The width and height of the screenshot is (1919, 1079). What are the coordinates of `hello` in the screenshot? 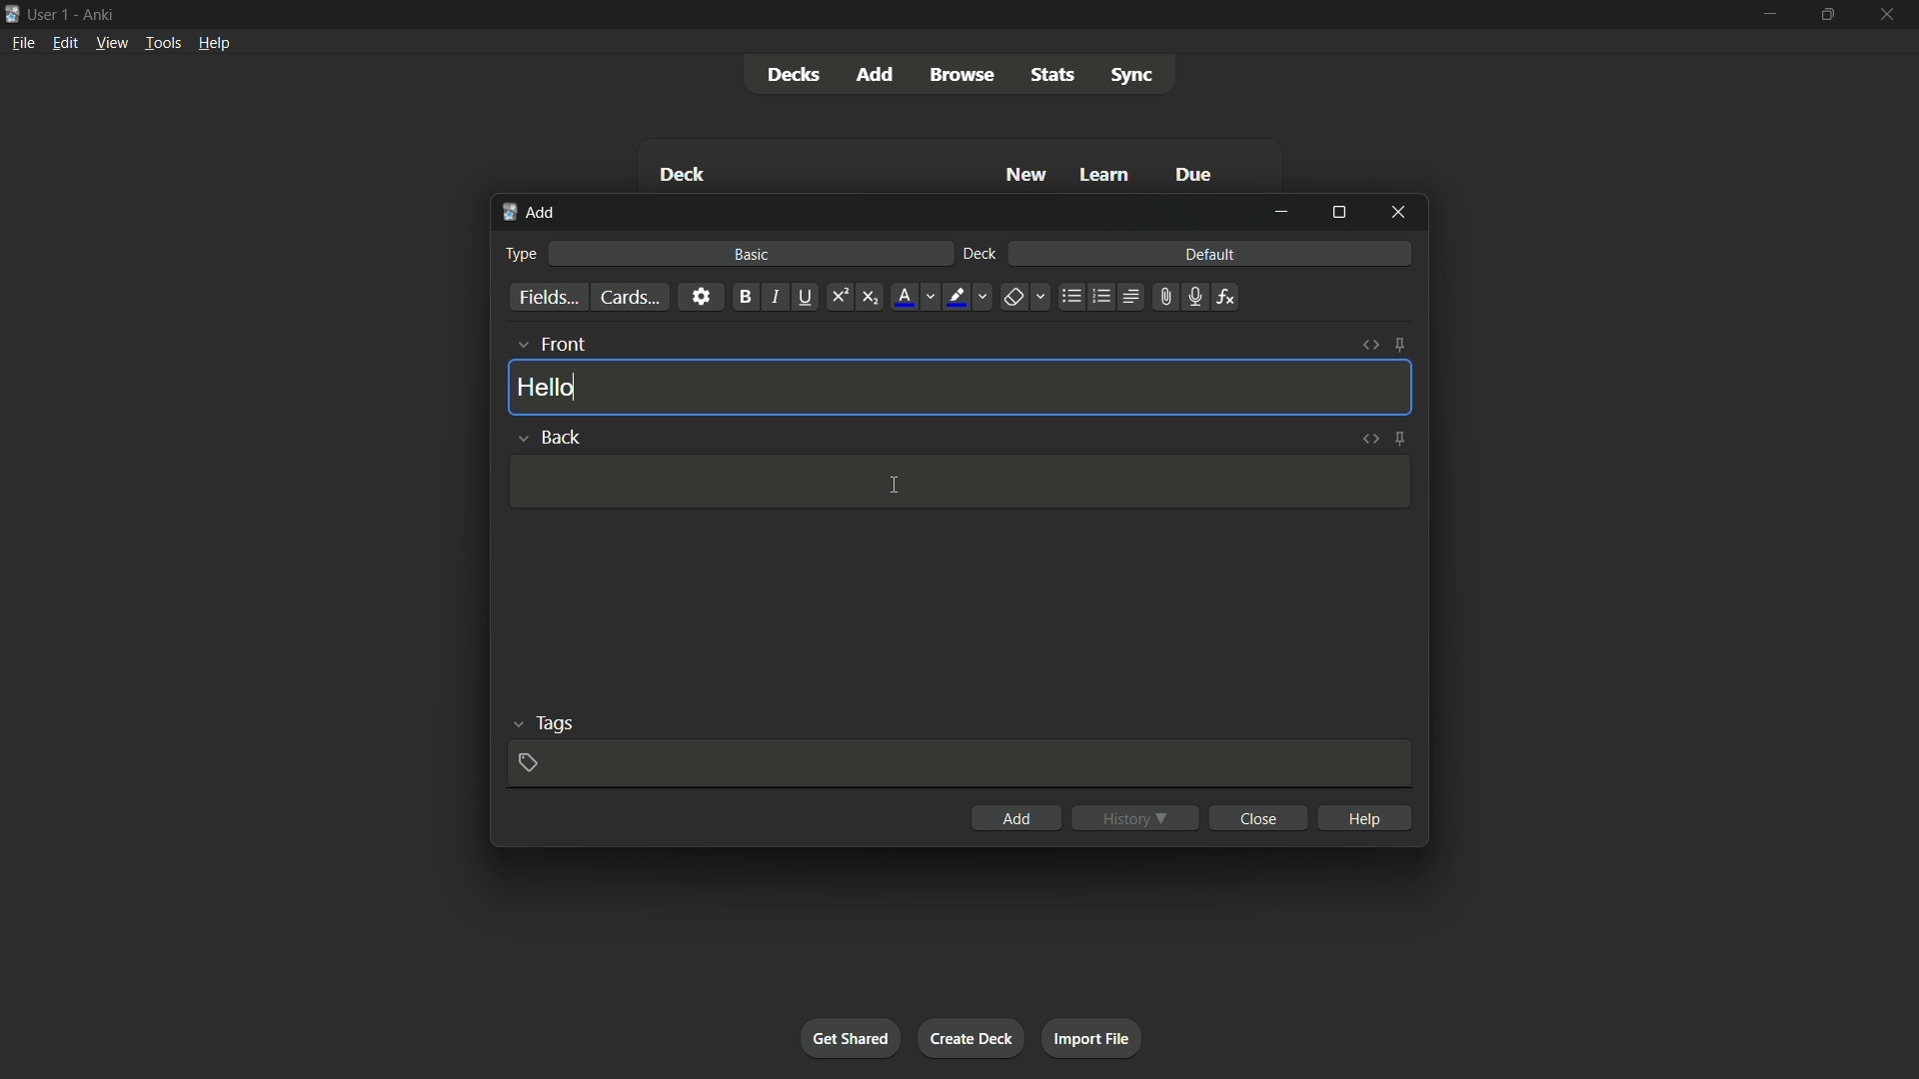 It's located at (549, 386).